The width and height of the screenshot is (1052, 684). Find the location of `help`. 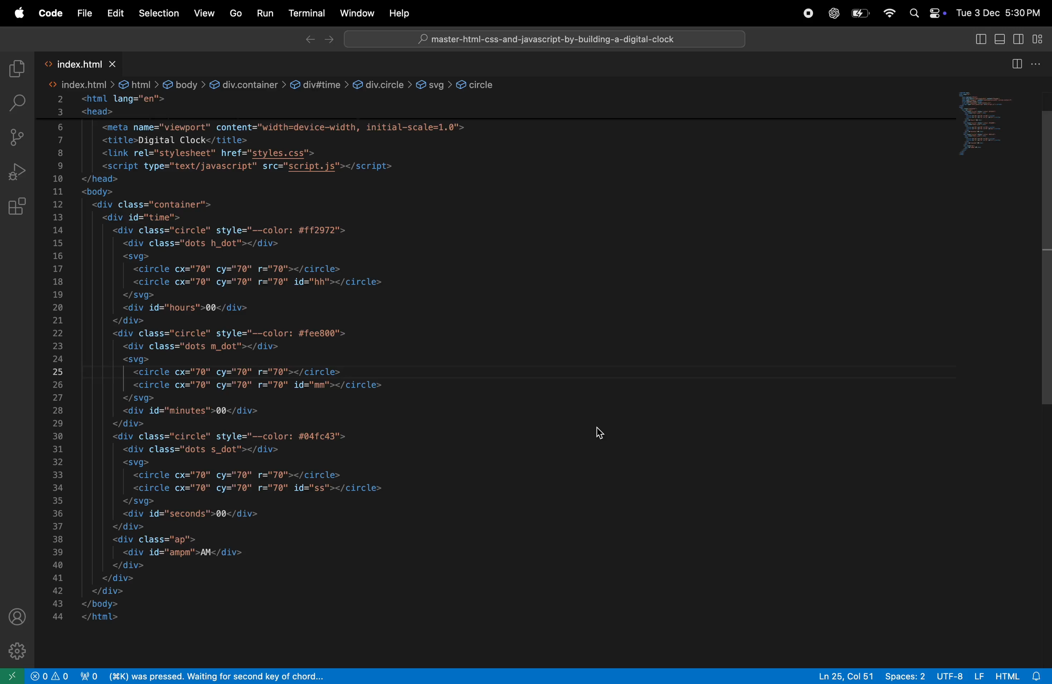

help is located at coordinates (402, 12).